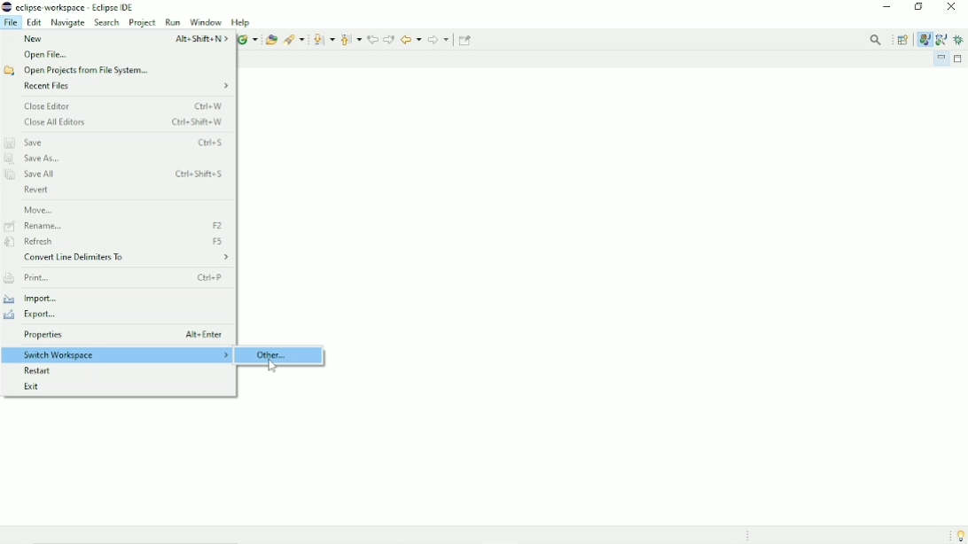  What do you see at coordinates (123, 38) in the screenshot?
I see `New` at bounding box center [123, 38].